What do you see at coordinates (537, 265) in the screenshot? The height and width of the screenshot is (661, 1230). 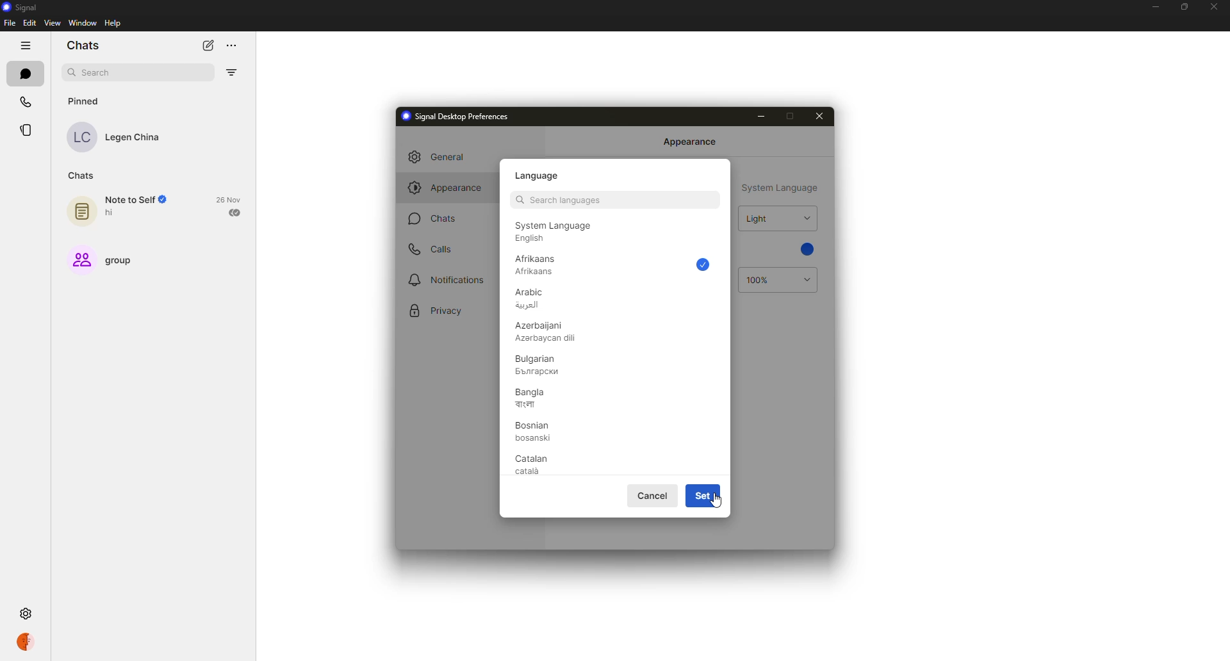 I see `afrikaans` at bounding box center [537, 265].